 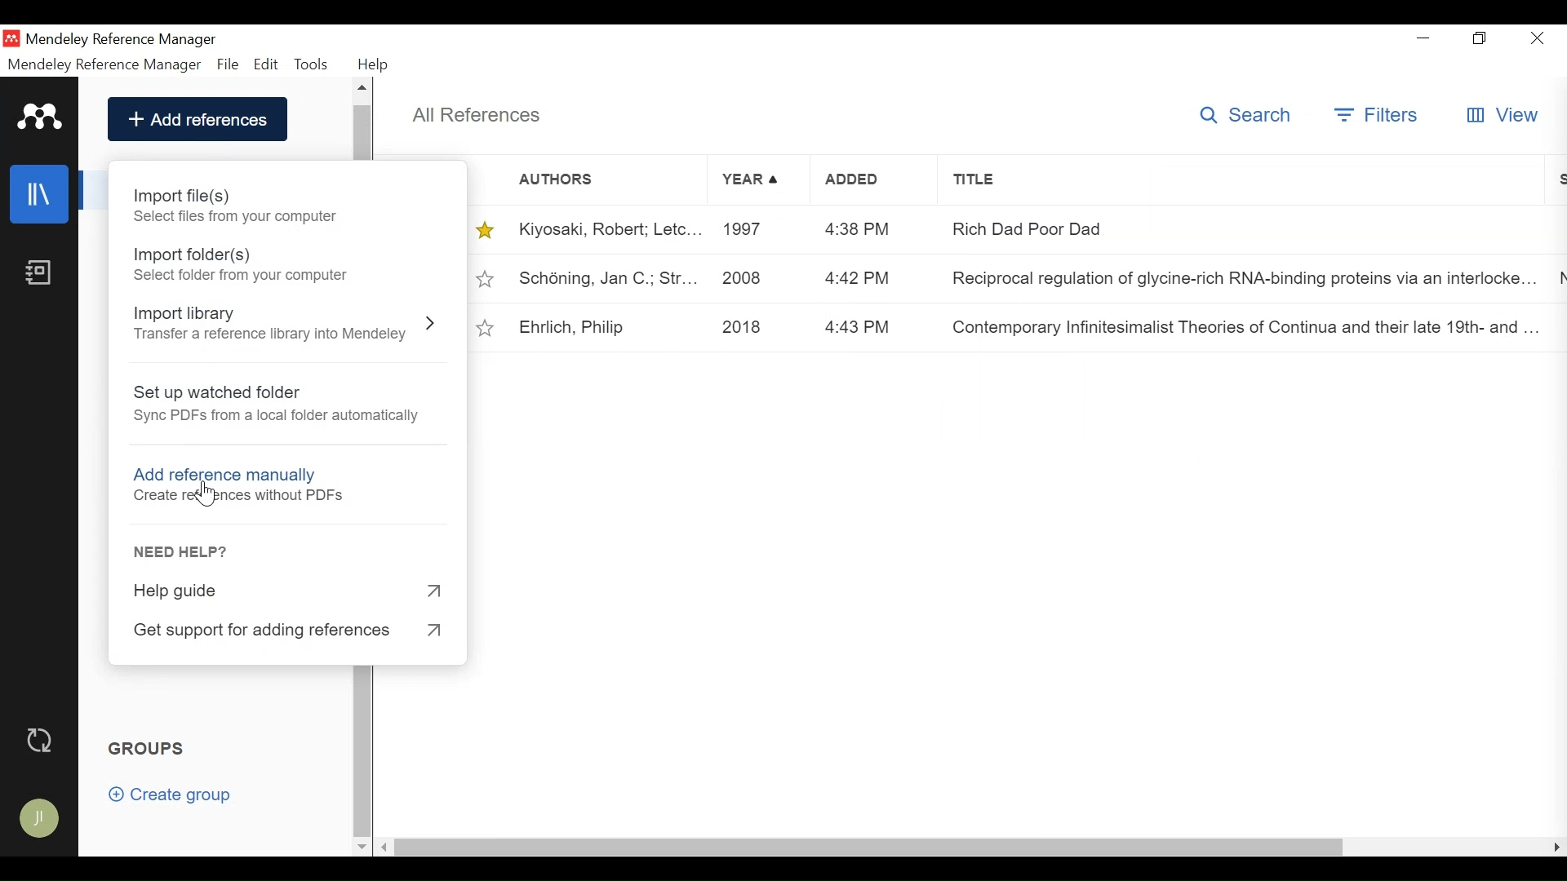 I want to click on Add reference manually, so click(x=268, y=474).